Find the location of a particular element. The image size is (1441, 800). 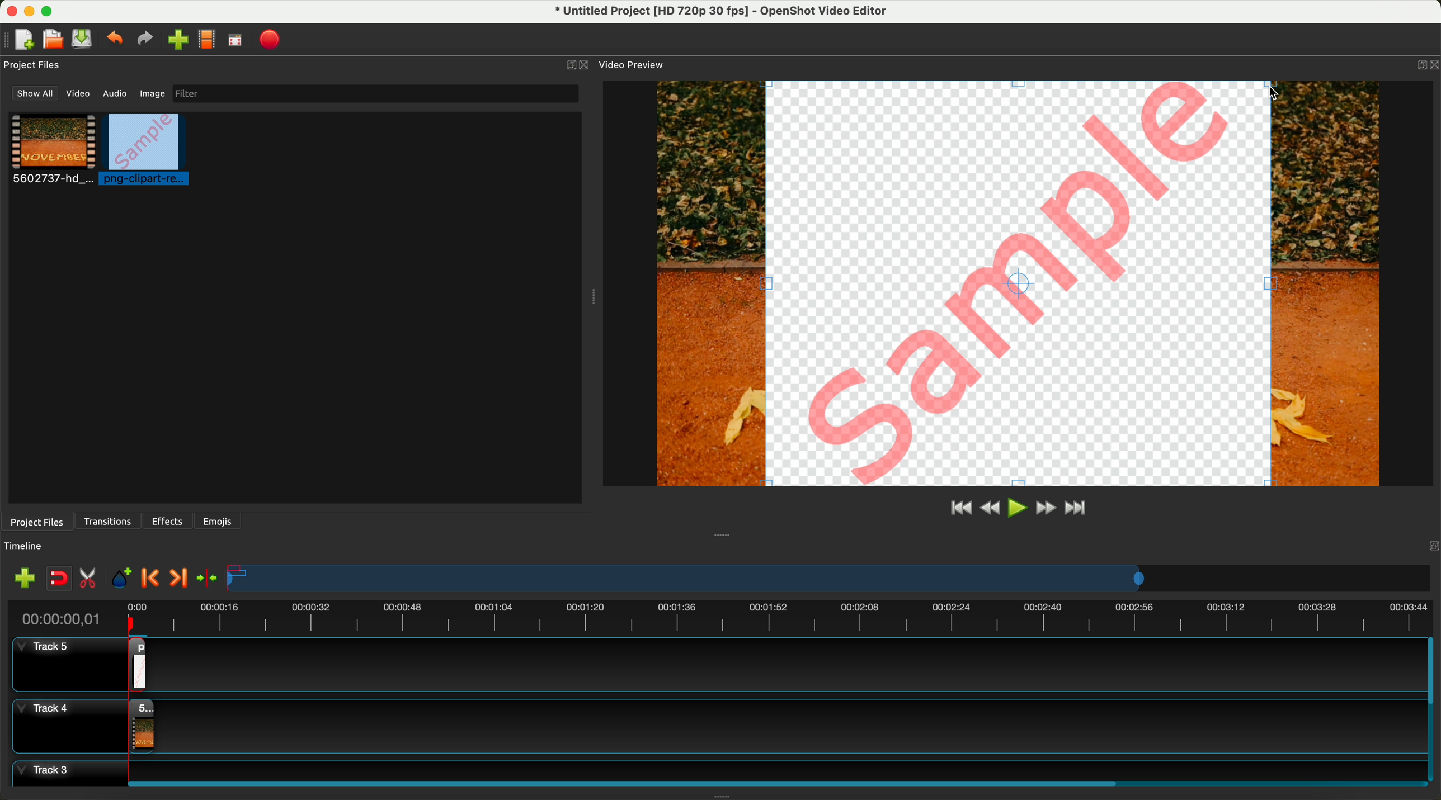

scroll bar is located at coordinates (772, 782).